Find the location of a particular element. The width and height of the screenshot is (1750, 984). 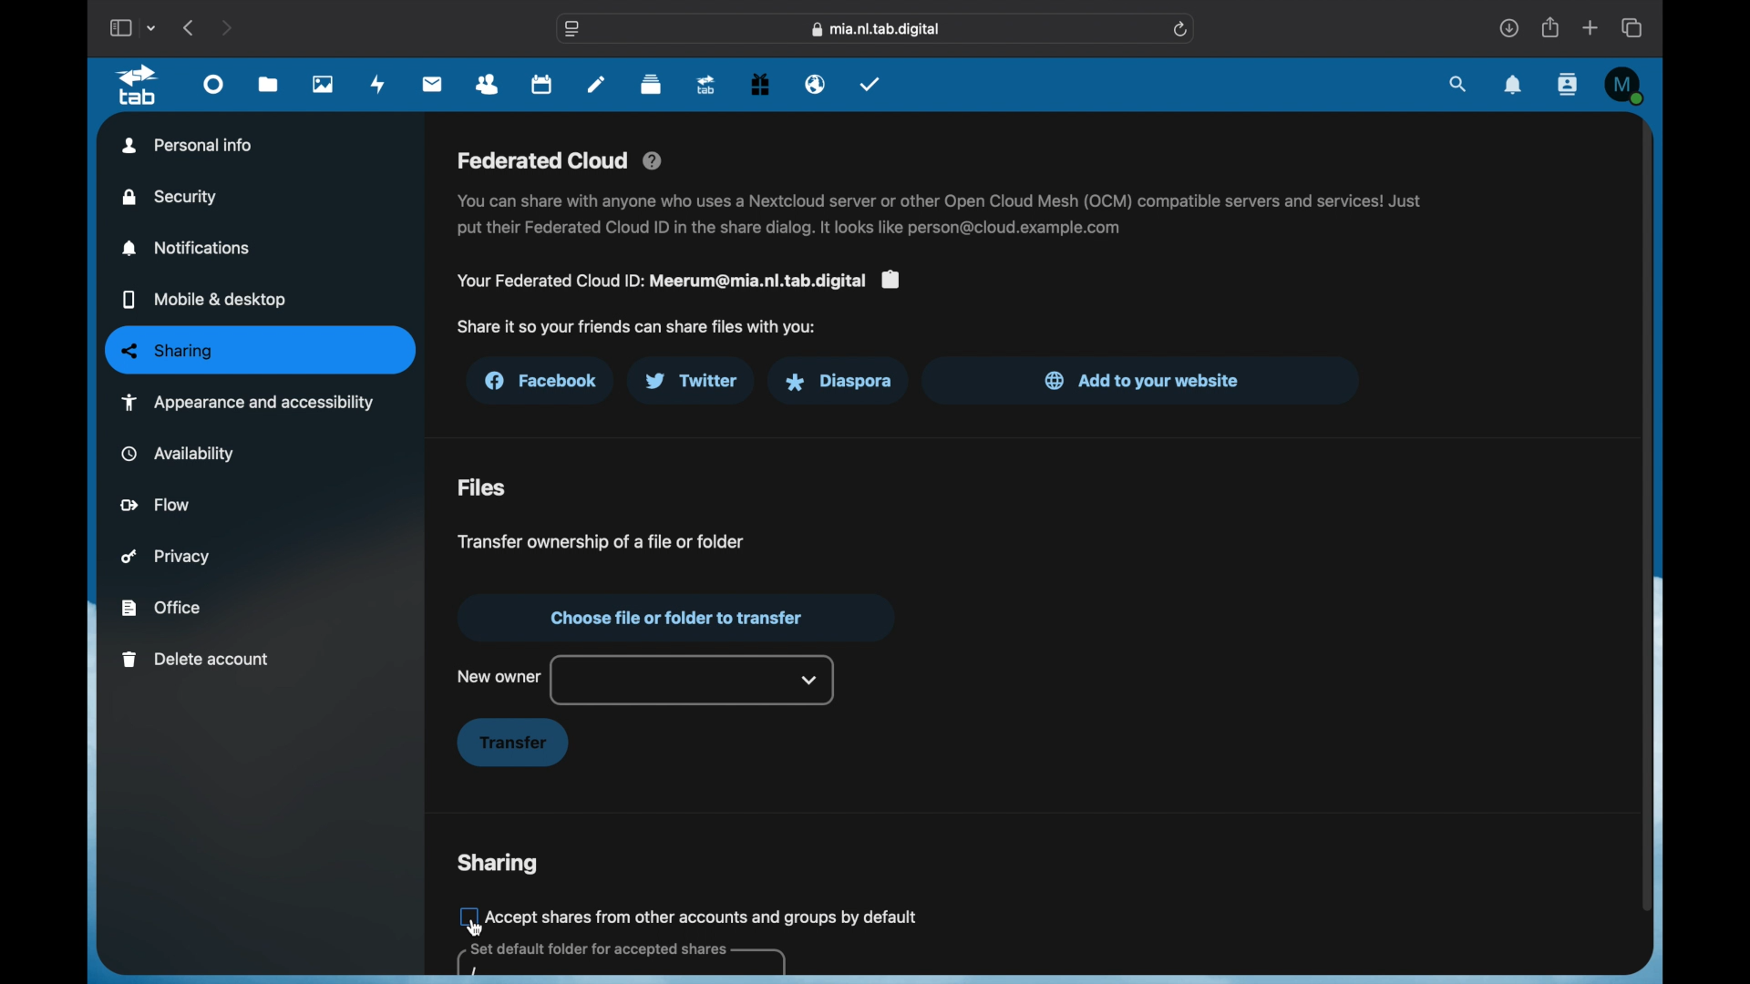

delete account is located at coordinates (196, 660).